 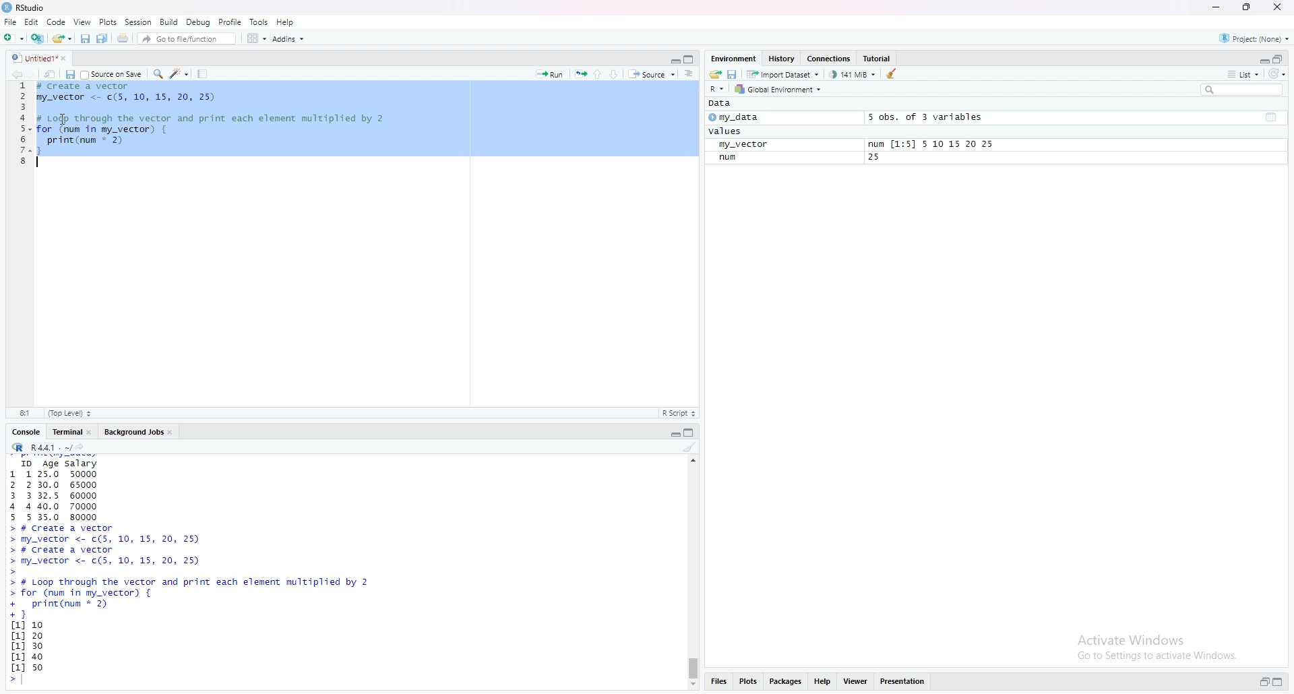 I want to click on go backwards, so click(x=15, y=75).